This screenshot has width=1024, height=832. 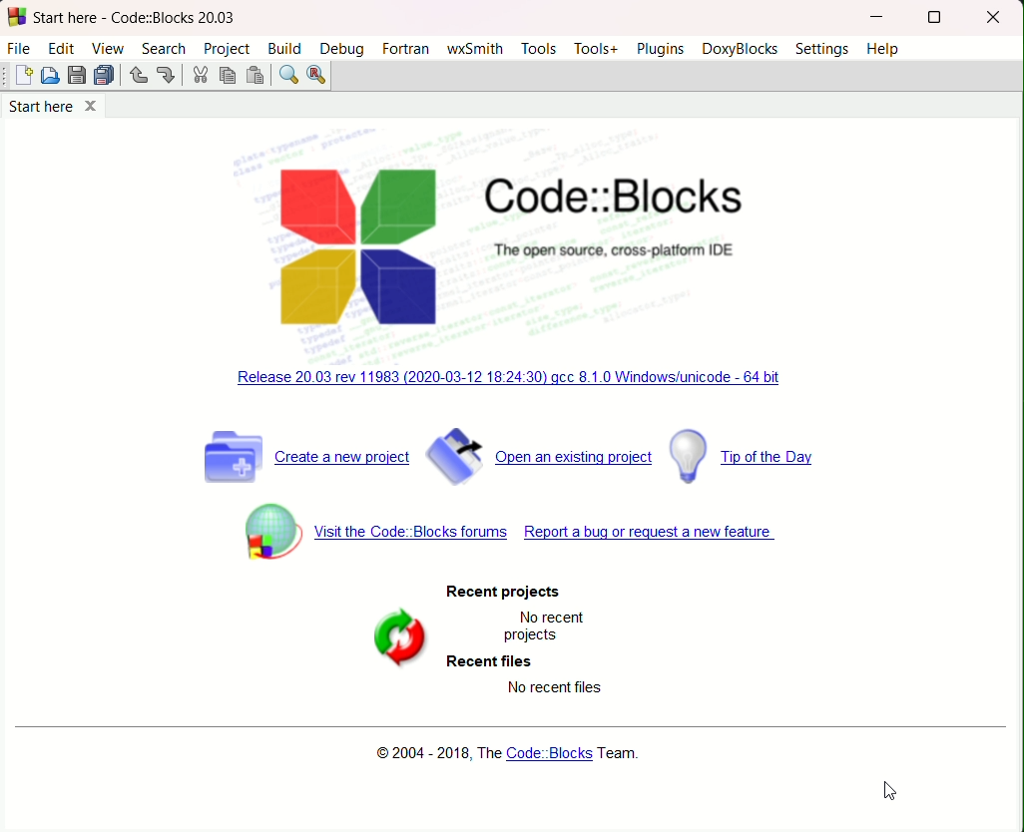 What do you see at coordinates (199, 77) in the screenshot?
I see `cut` at bounding box center [199, 77].